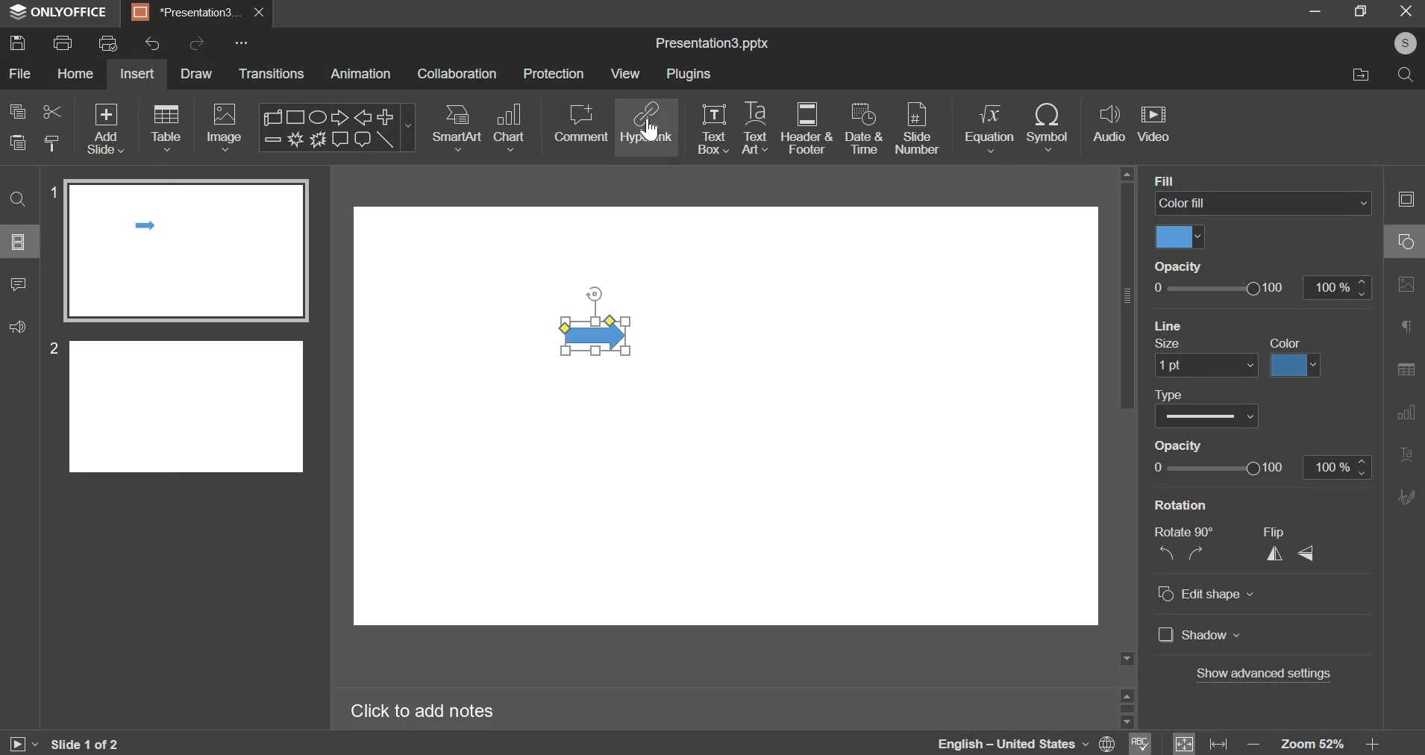 The width and height of the screenshot is (1425, 755). Describe the element at coordinates (597, 320) in the screenshot. I see `right arrow shape selected` at that location.